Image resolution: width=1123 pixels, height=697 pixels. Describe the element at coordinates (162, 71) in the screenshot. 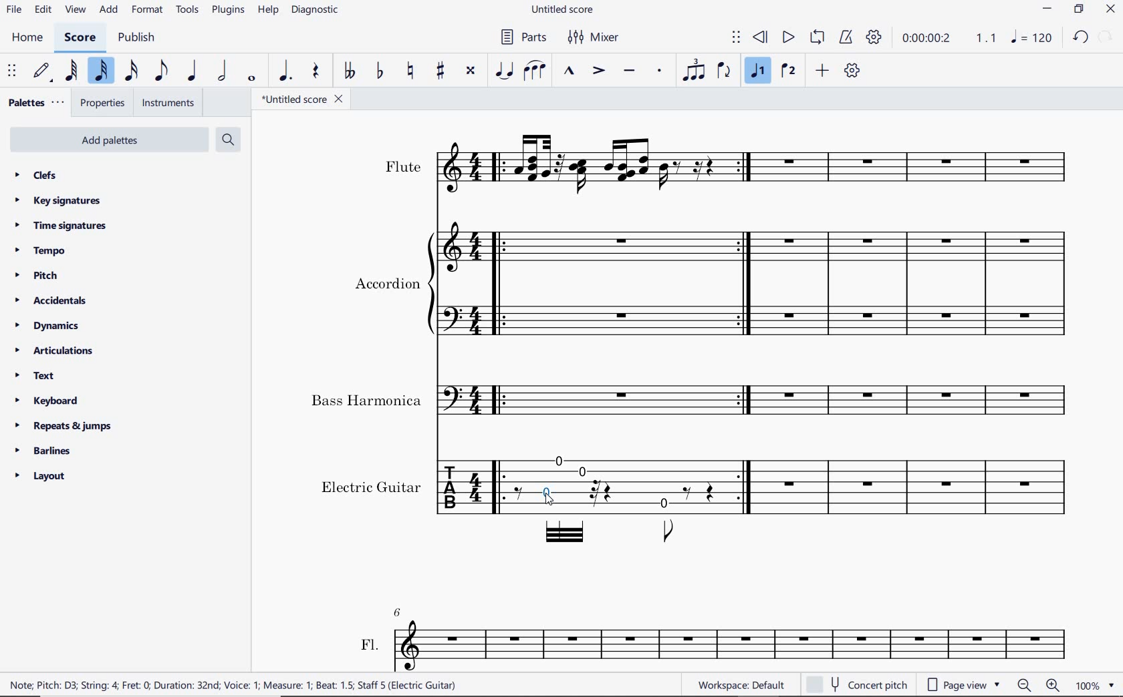

I see `eighth note` at that location.